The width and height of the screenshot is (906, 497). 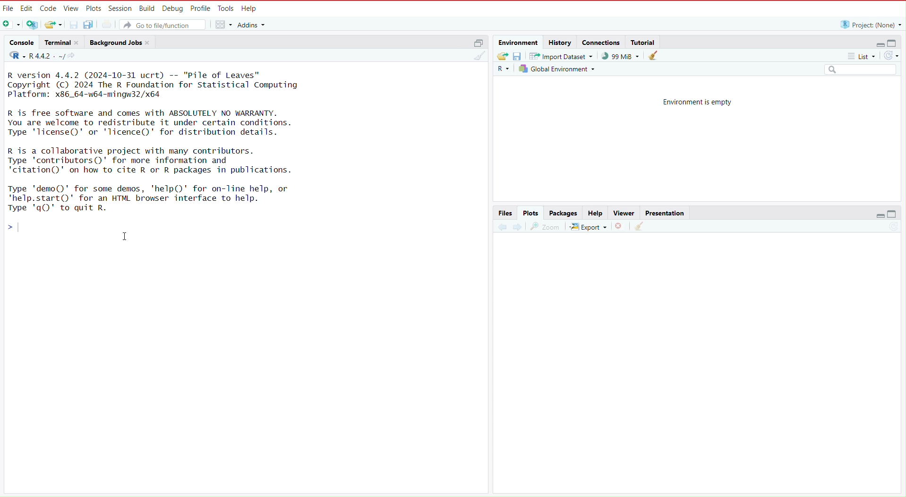 I want to click on save all open documents, so click(x=90, y=25).